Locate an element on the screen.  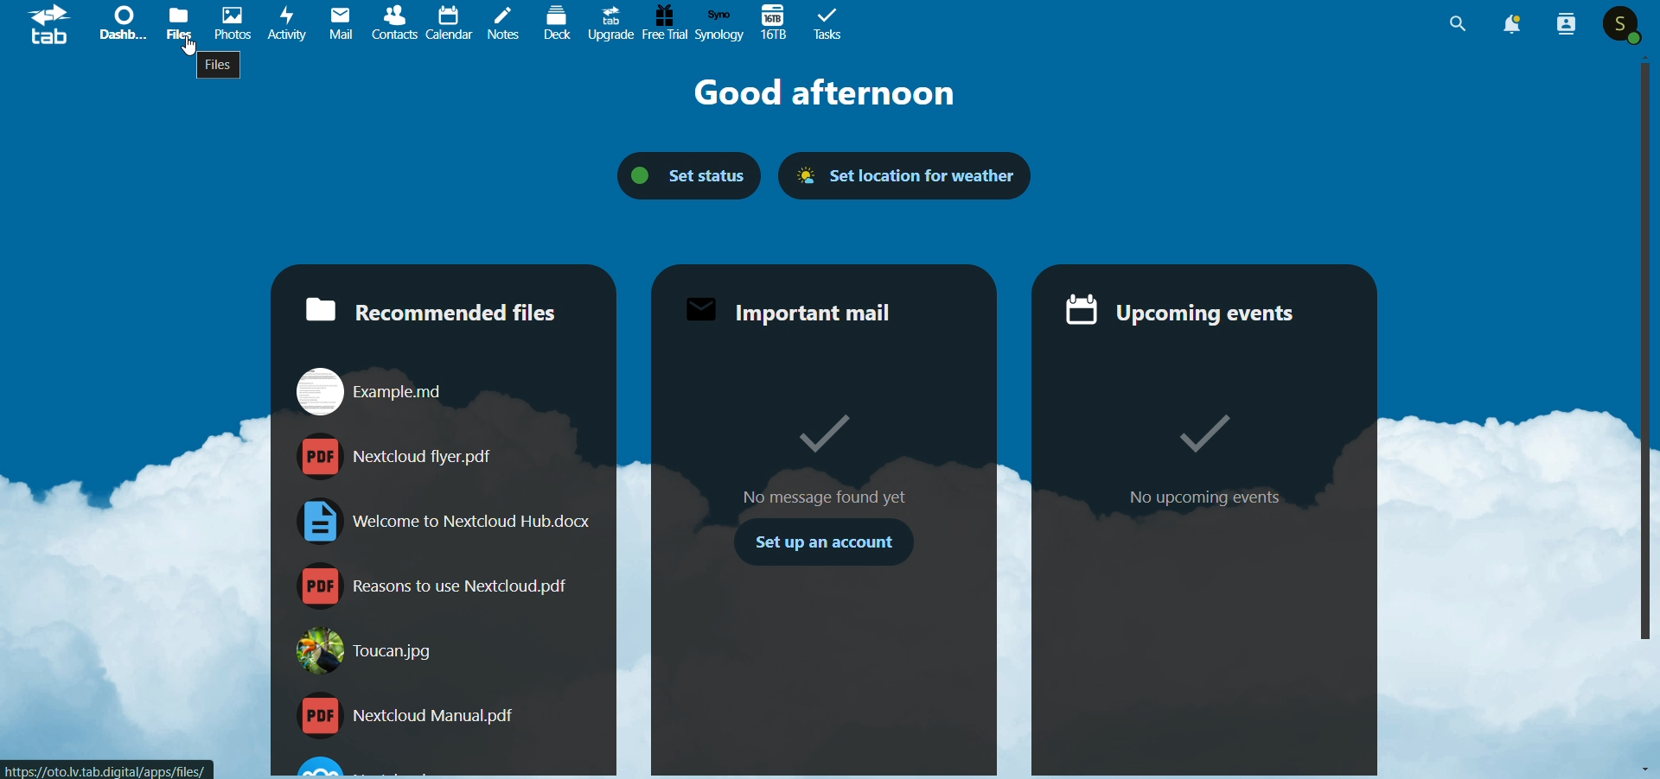
link is located at coordinates (114, 767).